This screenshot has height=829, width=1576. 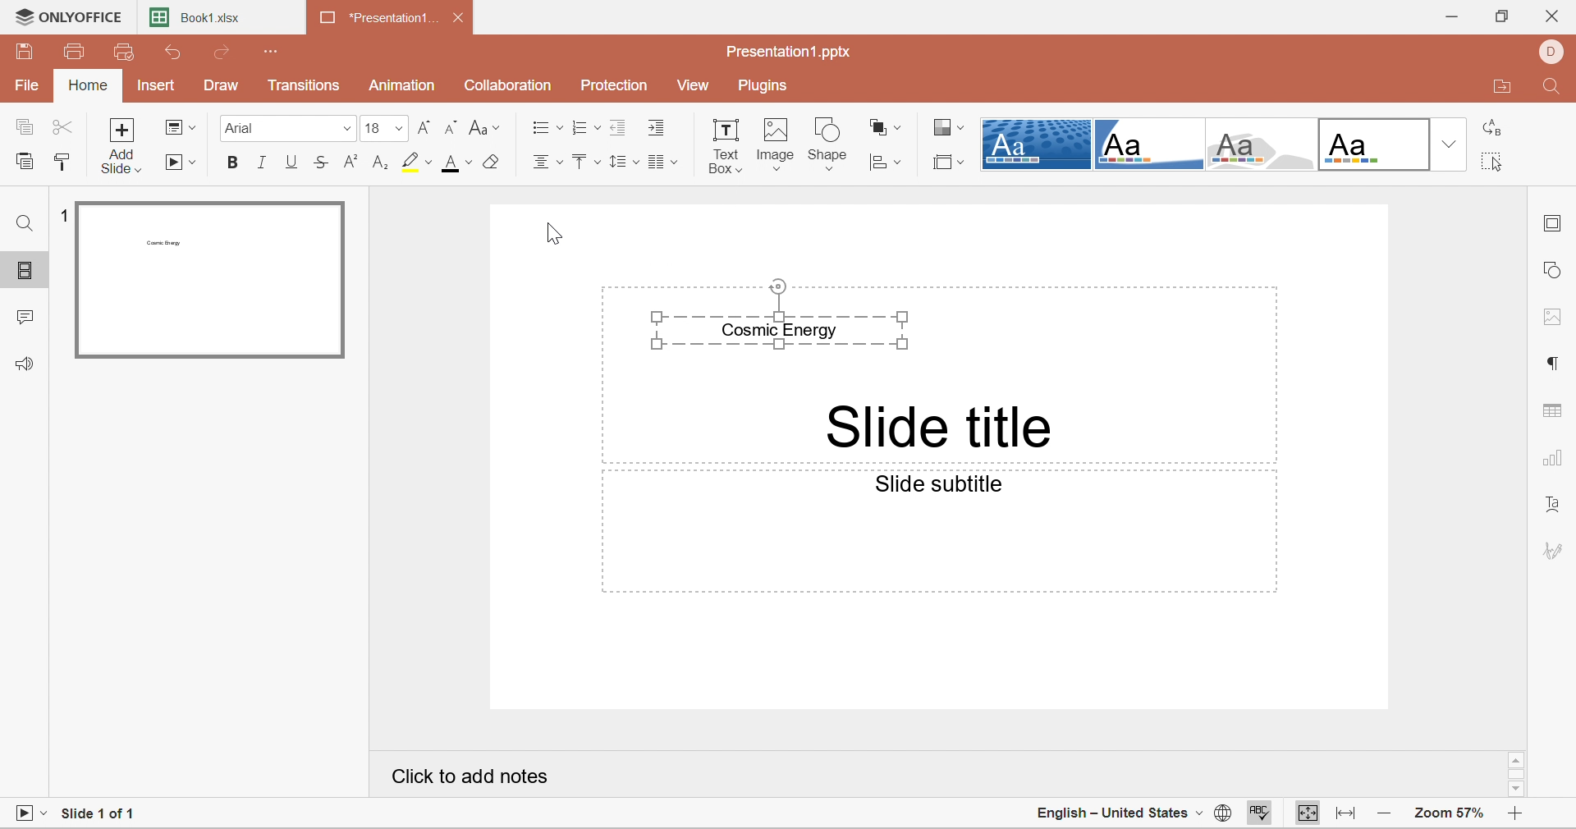 What do you see at coordinates (887, 162) in the screenshot?
I see `Align shape` at bounding box center [887, 162].